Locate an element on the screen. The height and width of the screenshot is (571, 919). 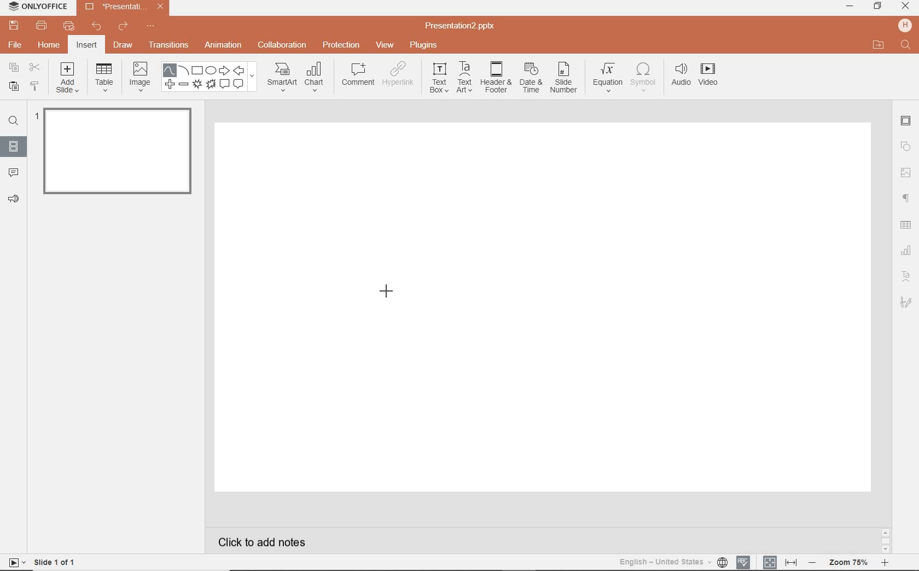
table settings is located at coordinates (907, 224).